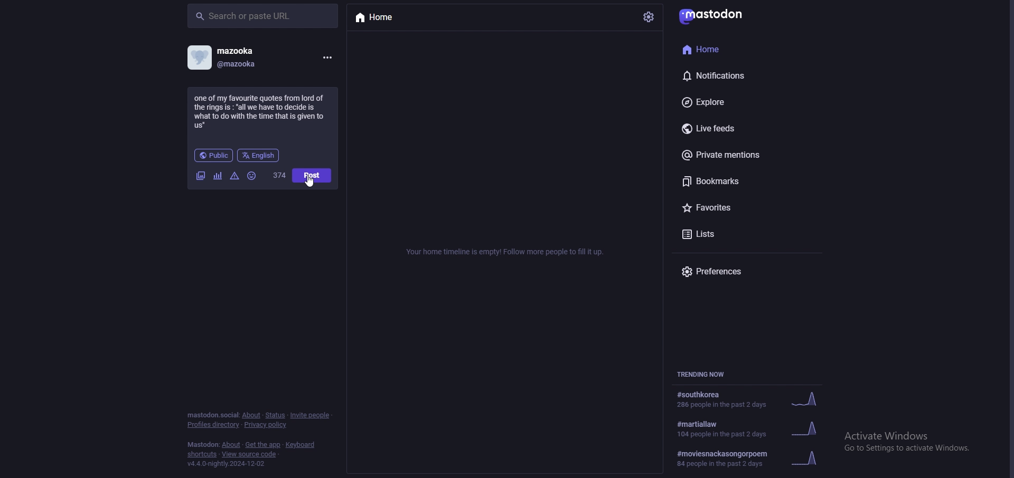  Describe the element at coordinates (231, 445) in the screenshot. I see `about` at that location.